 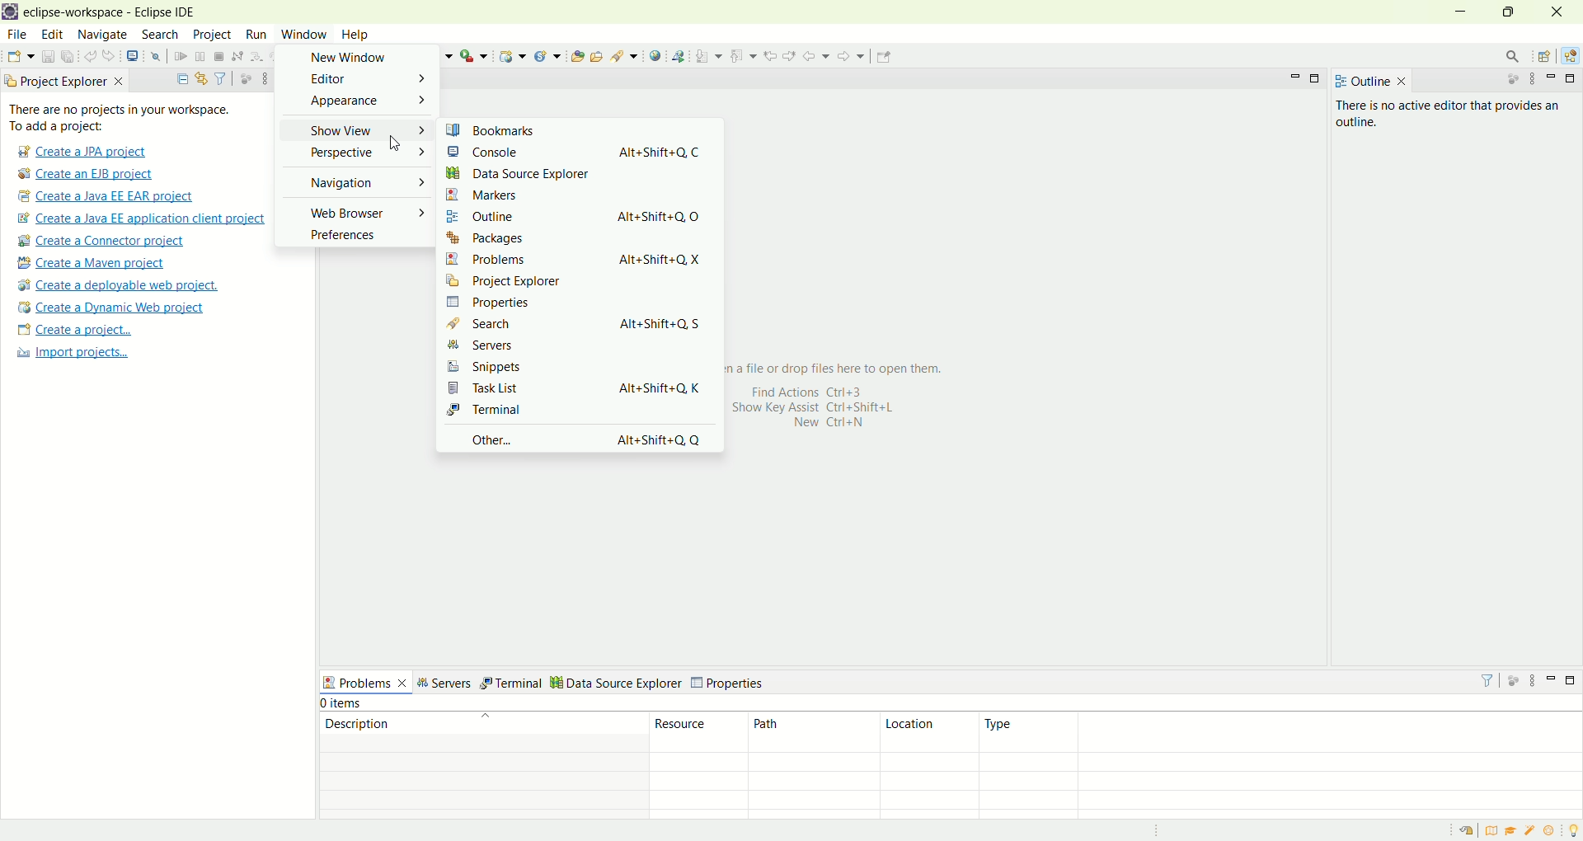 I want to click on restore welcome, so click(x=1465, y=832).